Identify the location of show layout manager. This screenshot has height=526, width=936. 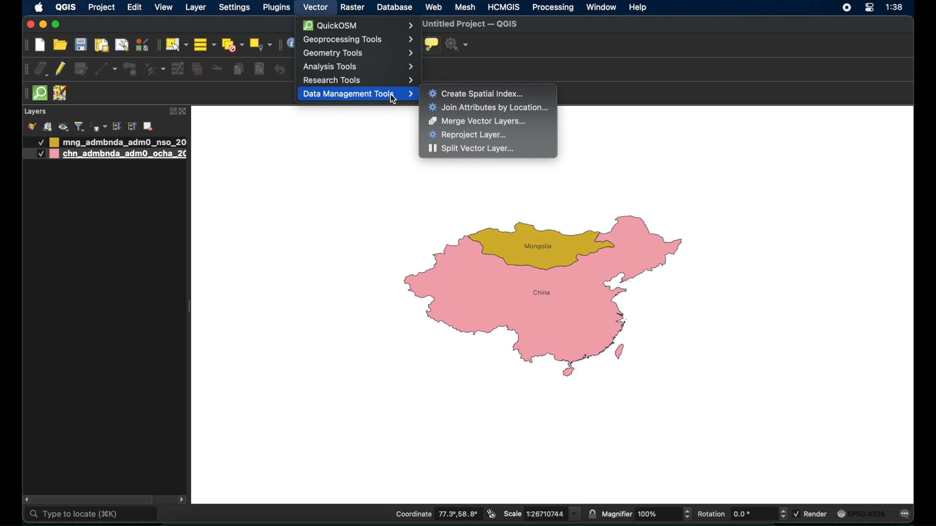
(121, 46).